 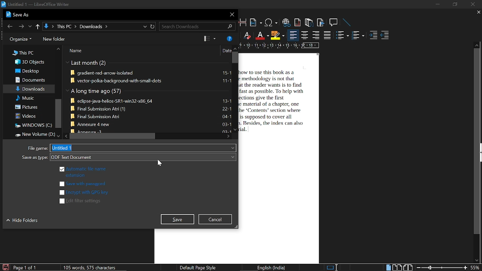 What do you see at coordinates (9, 26) in the screenshot?
I see `previous` at bounding box center [9, 26].